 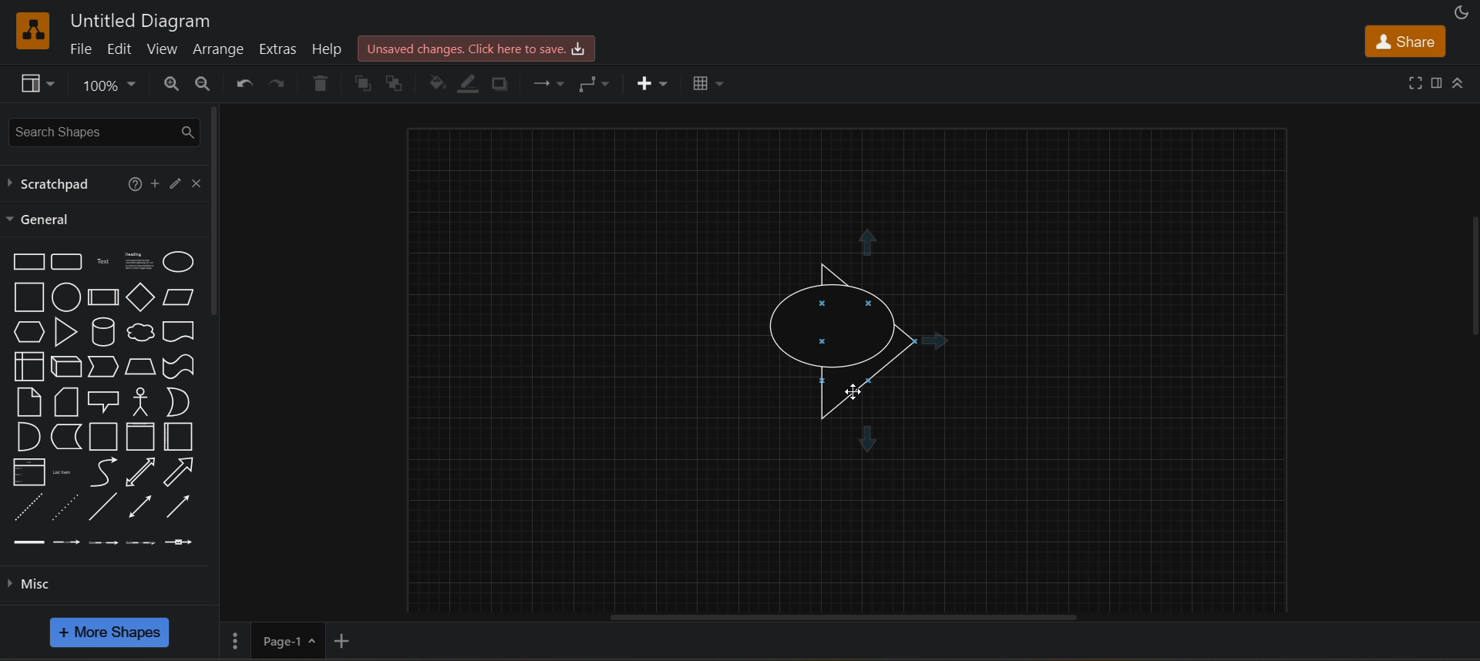 What do you see at coordinates (200, 181) in the screenshot?
I see `close` at bounding box center [200, 181].